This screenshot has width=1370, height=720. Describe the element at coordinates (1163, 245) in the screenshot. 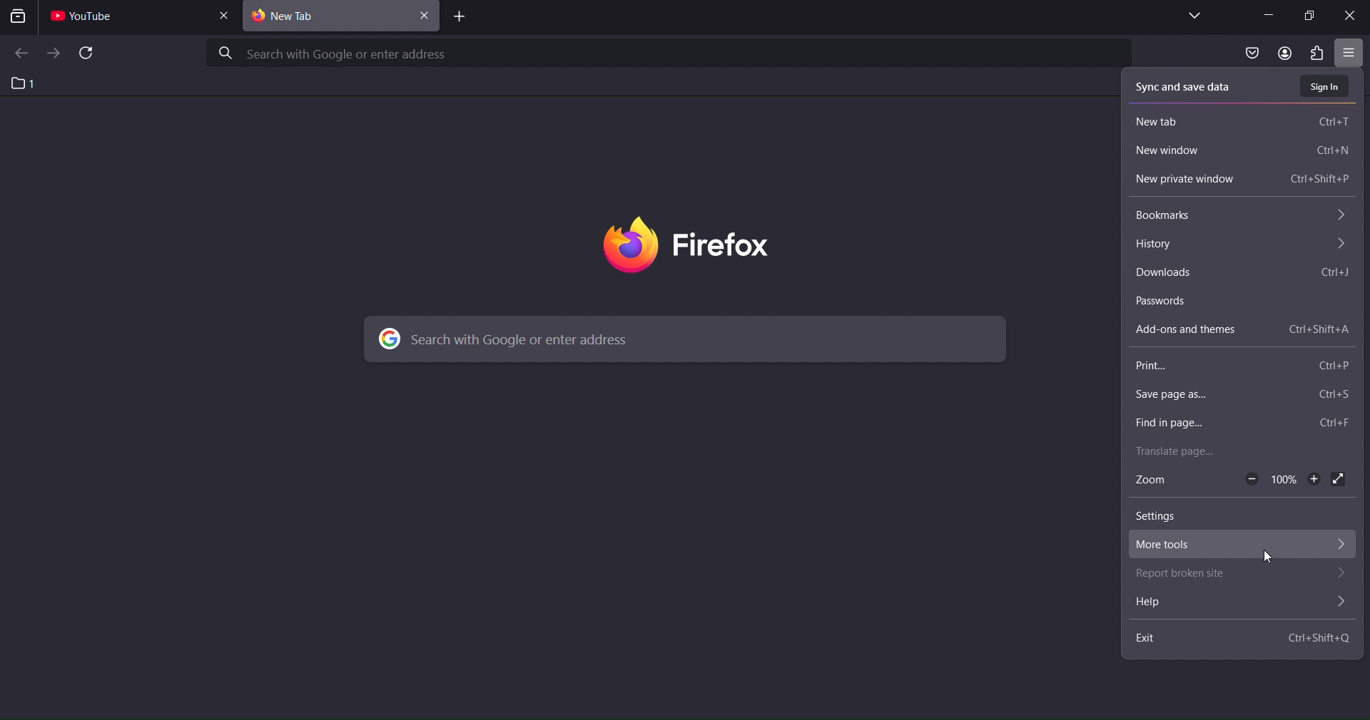

I see `history` at that location.